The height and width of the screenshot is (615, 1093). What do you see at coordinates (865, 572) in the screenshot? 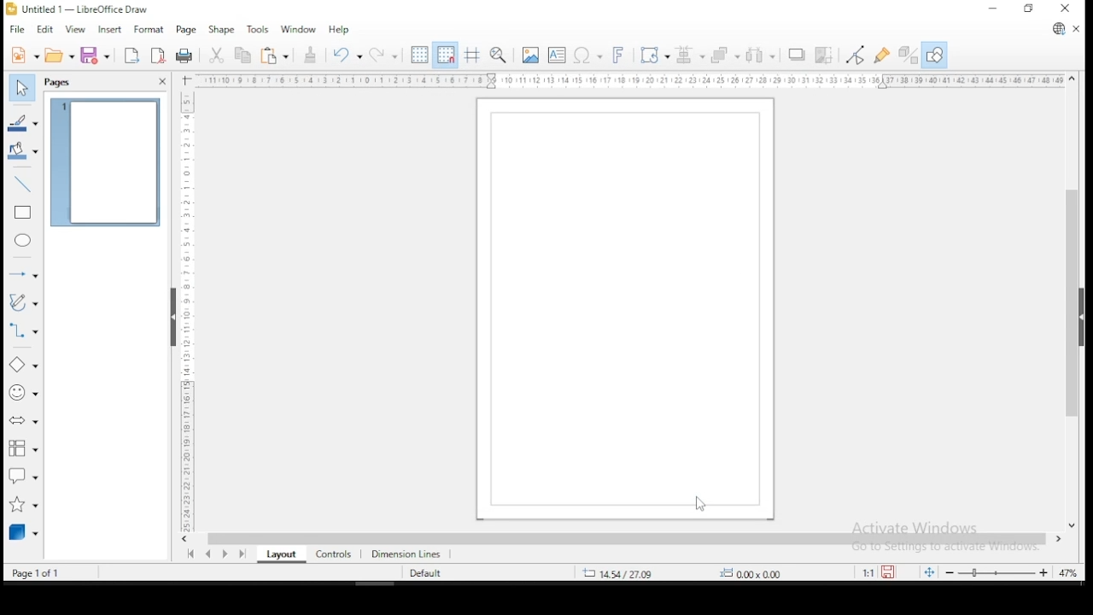
I see `1:1` at bounding box center [865, 572].